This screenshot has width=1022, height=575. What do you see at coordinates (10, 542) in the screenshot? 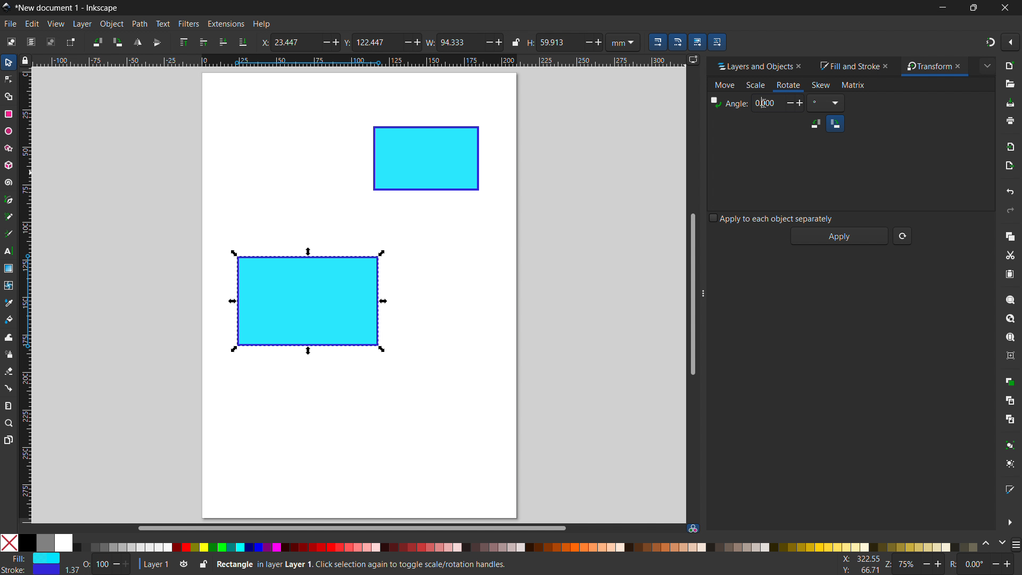
I see `No color` at bounding box center [10, 542].